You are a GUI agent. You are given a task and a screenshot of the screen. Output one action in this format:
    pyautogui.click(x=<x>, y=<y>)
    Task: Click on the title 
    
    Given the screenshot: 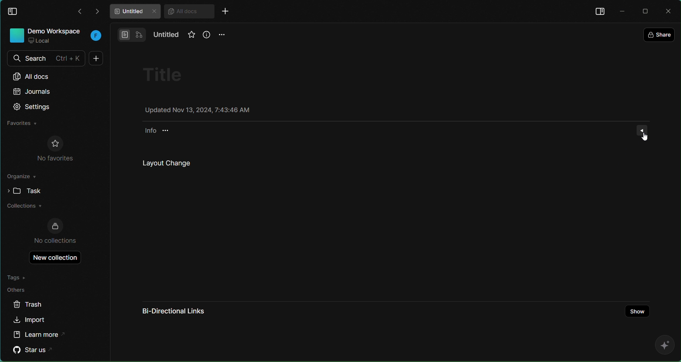 What is the action you would take?
    pyautogui.click(x=168, y=74)
    